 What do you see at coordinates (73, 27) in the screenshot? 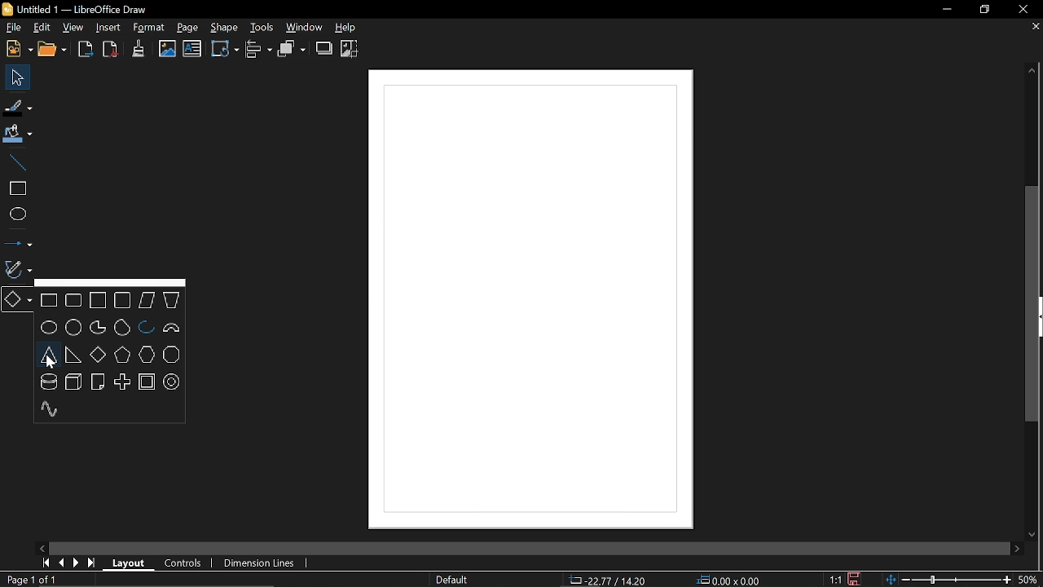
I see `View` at bounding box center [73, 27].